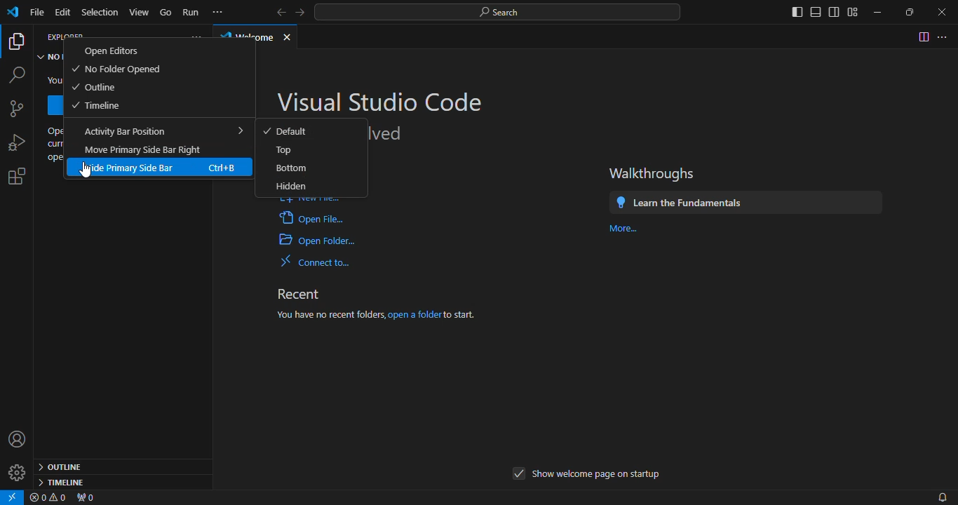  Describe the element at coordinates (16, 179) in the screenshot. I see `settings` at that location.